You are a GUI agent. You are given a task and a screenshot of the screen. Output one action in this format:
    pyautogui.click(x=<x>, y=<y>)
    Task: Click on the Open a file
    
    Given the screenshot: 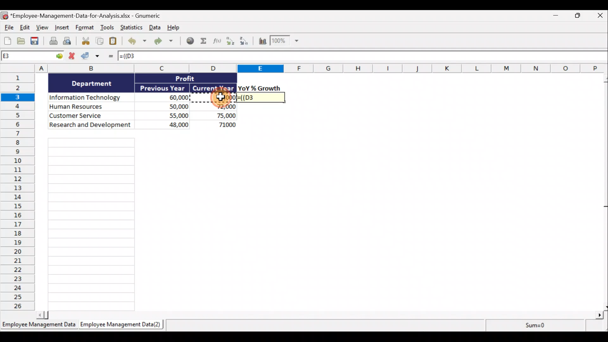 What is the action you would take?
    pyautogui.click(x=22, y=41)
    